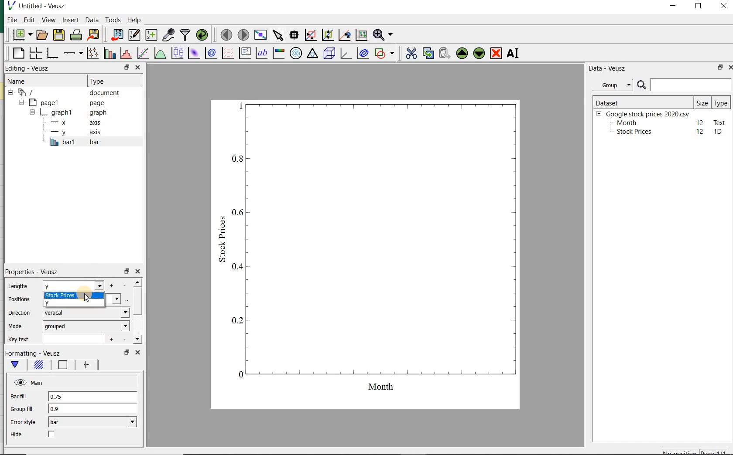  Describe the element at coordinates (445, 54) in the screenshot. I see `paste widget from the clipboard` at that location.